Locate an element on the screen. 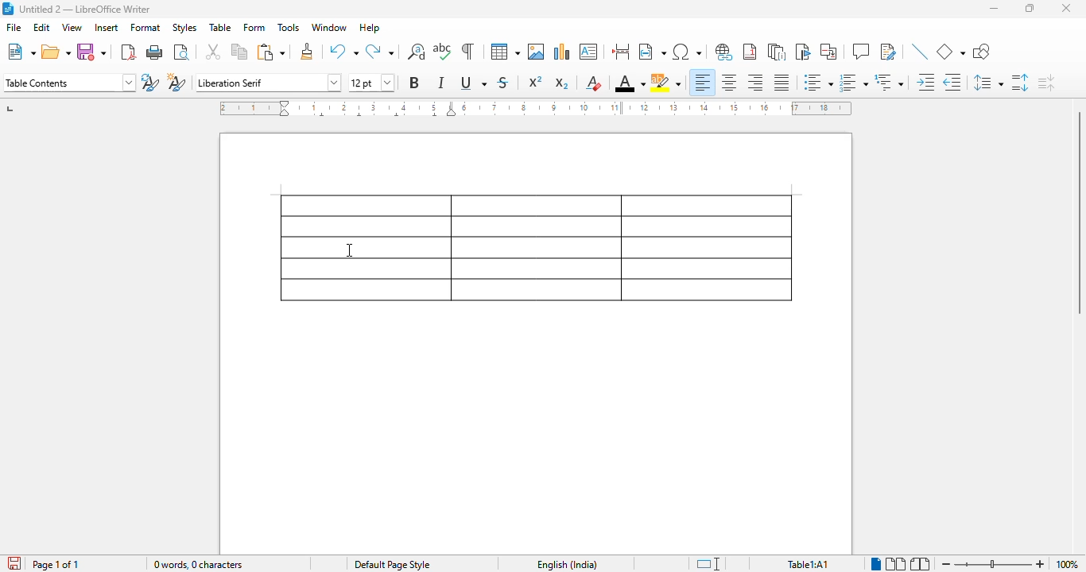  vertical scroll bar is located at coordinates (1076, 211).